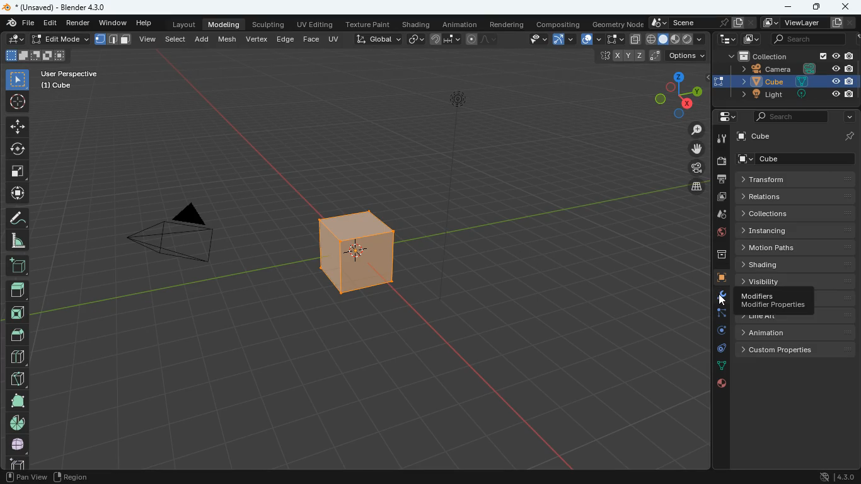 This screenshot has height=484, width=861. I want to click on select, so click(615, 40).